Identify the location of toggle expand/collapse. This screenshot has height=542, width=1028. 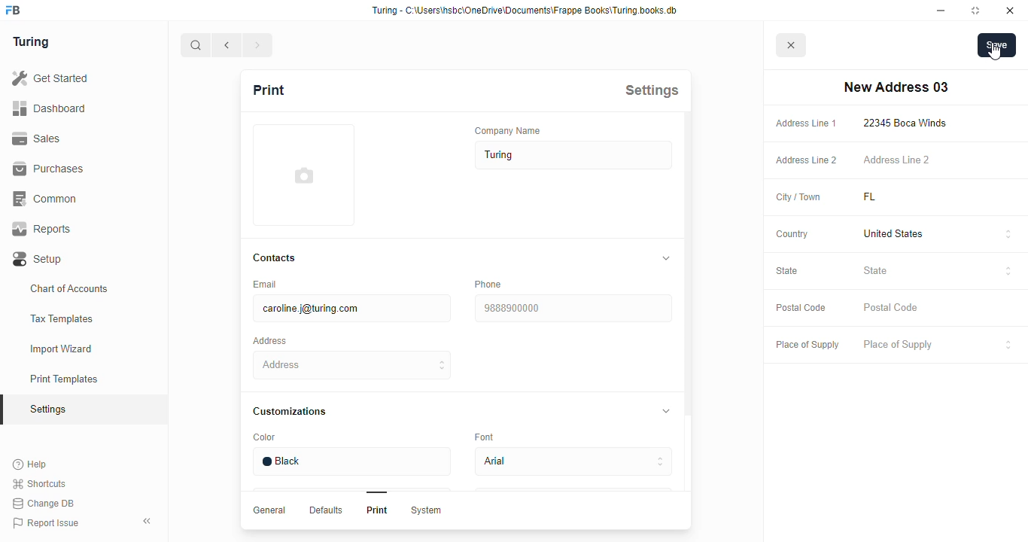
(663, 258).